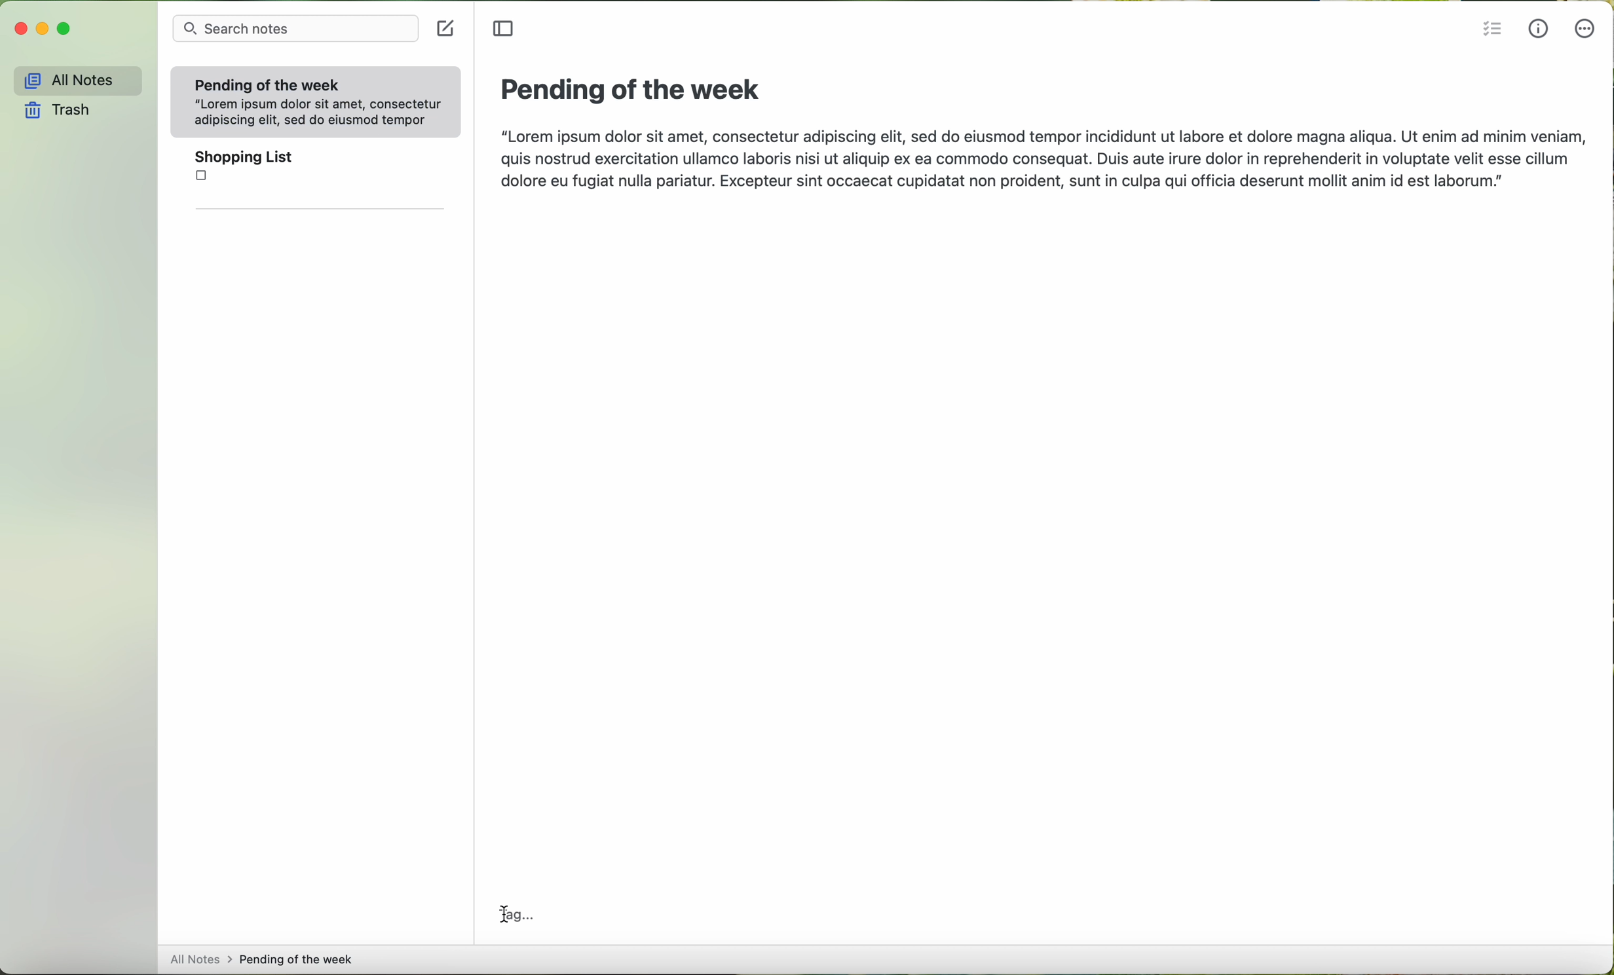 This screenshot has width=1614, height=975. I want to click on tag, so click(518, 916).